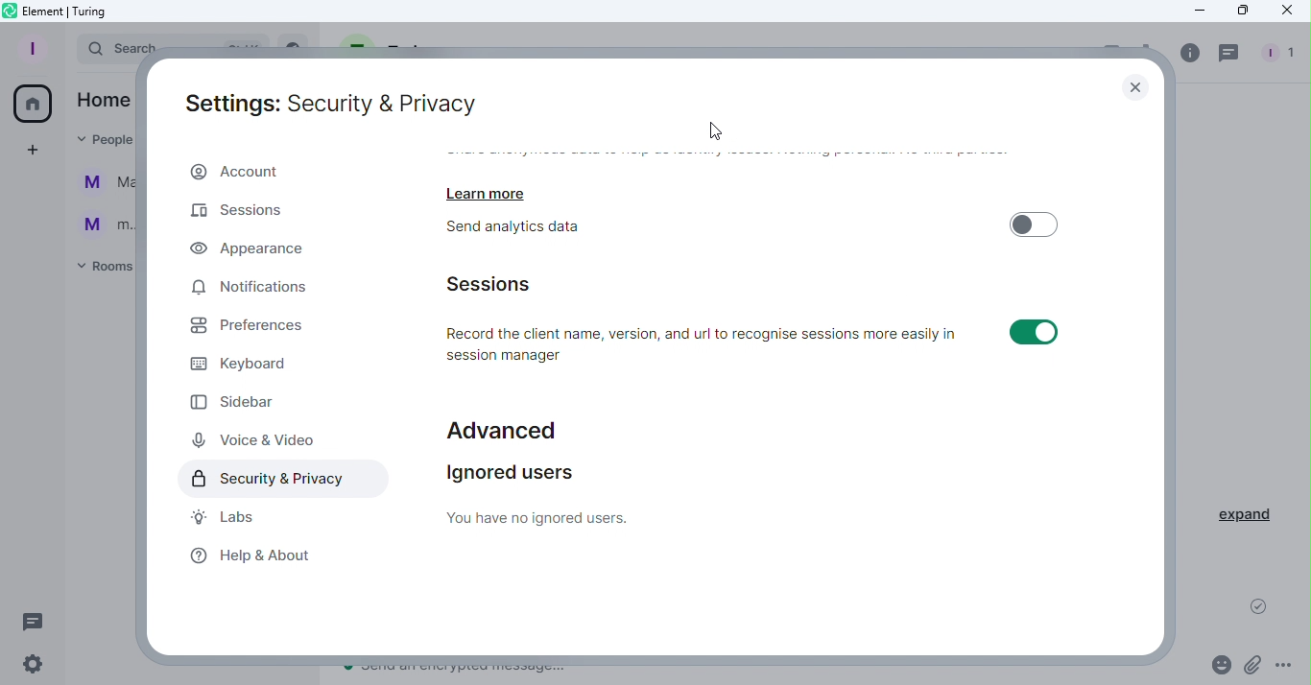 The image size is (1311, 685). What do you see at coordinates (1219, 664) in the screenshot?
I see `Emoji` at bounding box center [1219, 664].